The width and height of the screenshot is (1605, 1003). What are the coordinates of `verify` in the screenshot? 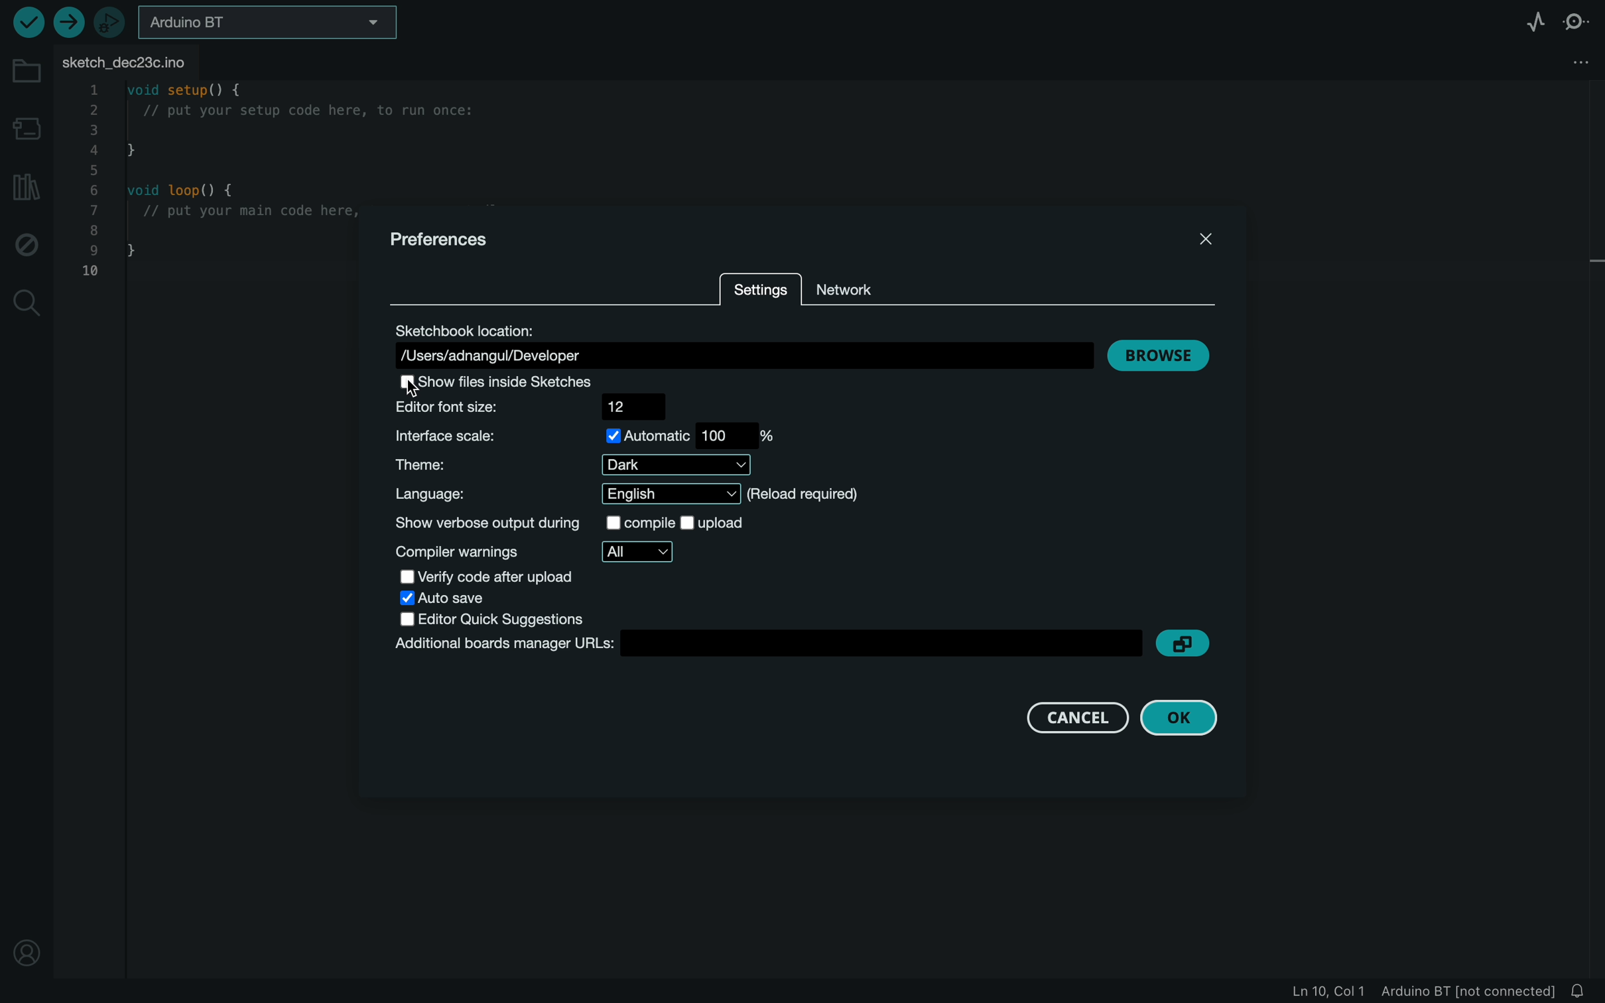 It's located at (26, 22).